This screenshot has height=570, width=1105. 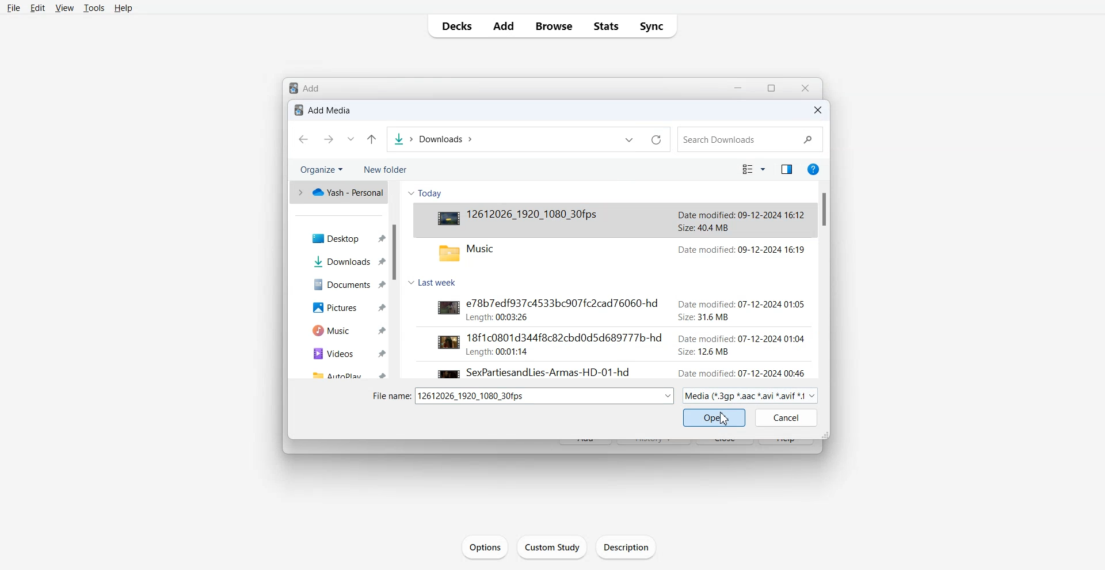 I want to click on Get Help, so click(x=812, y=170).